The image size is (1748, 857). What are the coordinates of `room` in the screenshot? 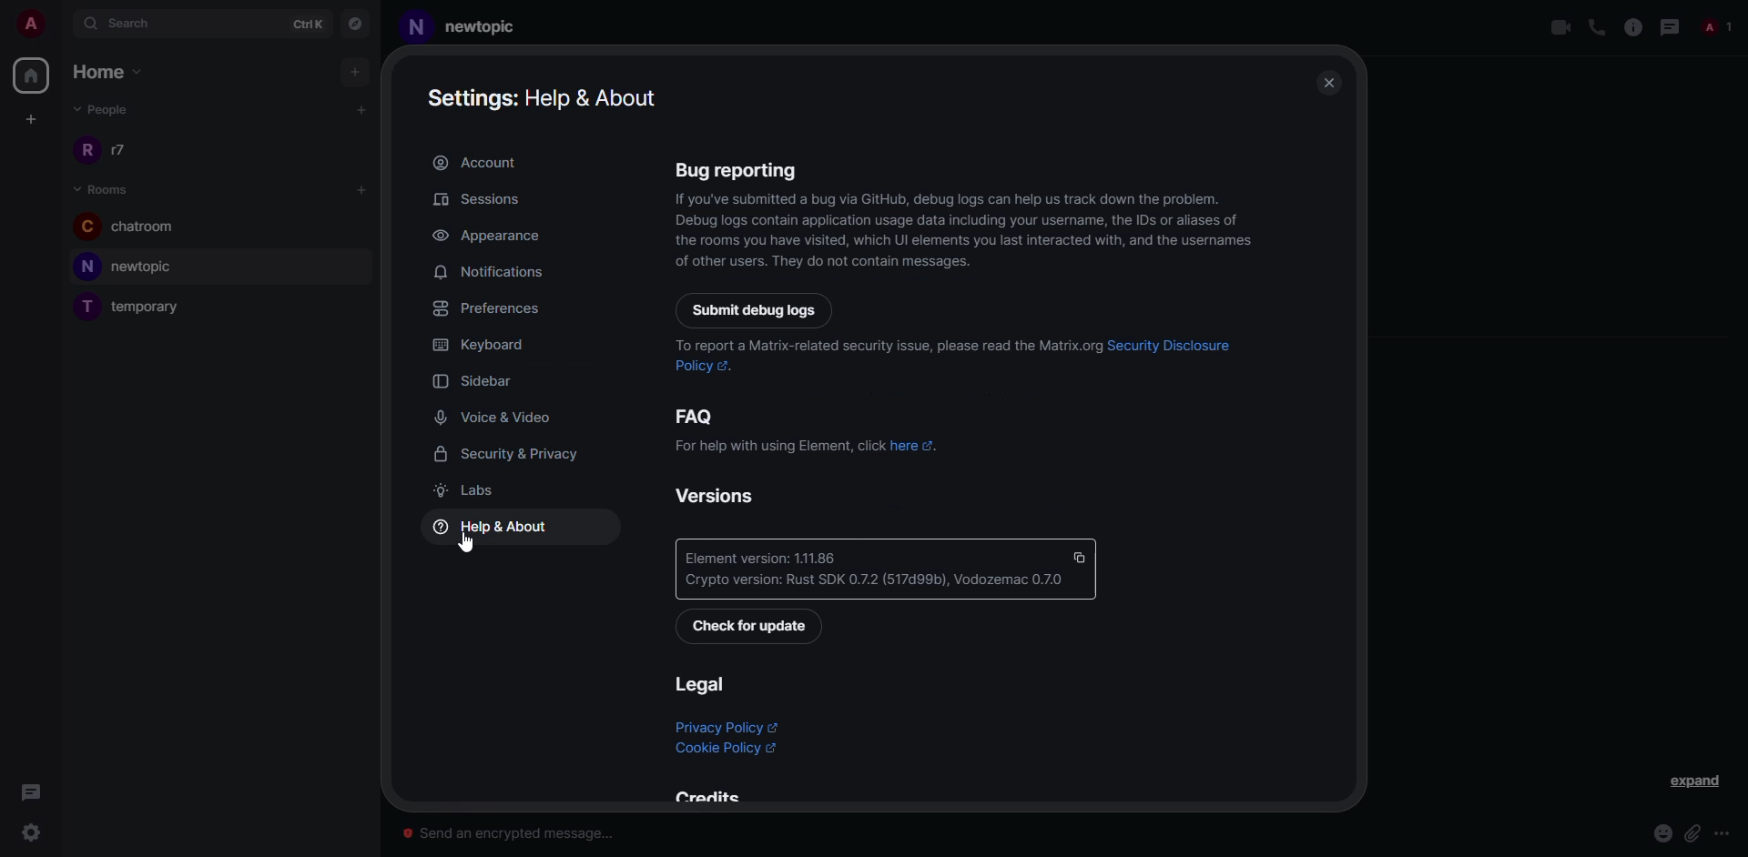 It's located at (140, 227).